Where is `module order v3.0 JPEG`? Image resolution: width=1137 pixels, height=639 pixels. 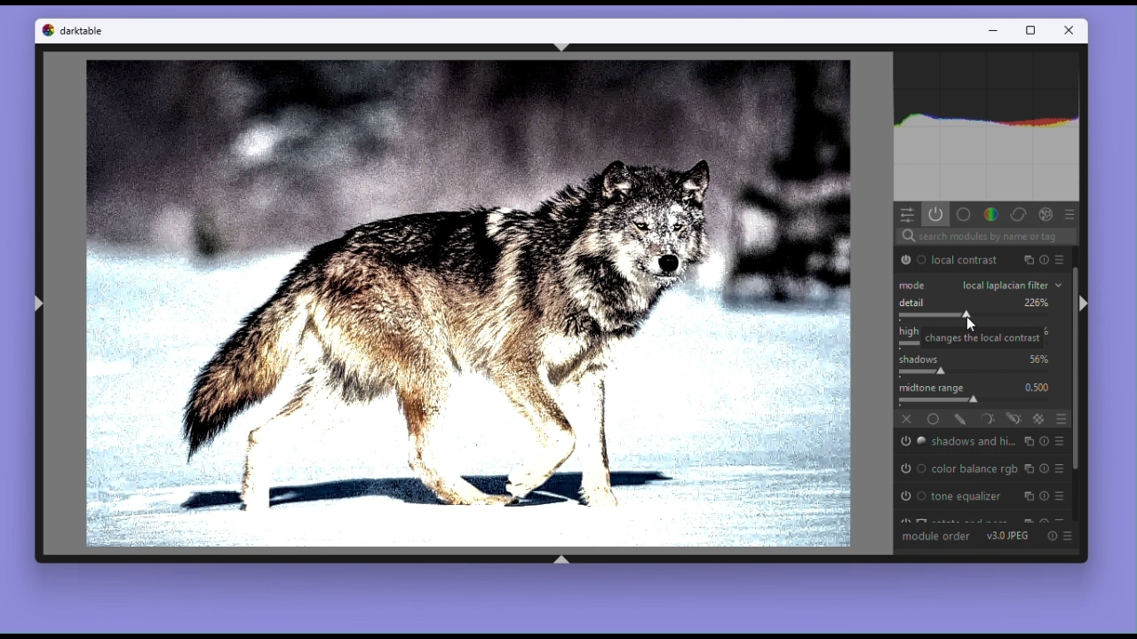
module order v3.0 JPEG is located at coordinates (968, 537).